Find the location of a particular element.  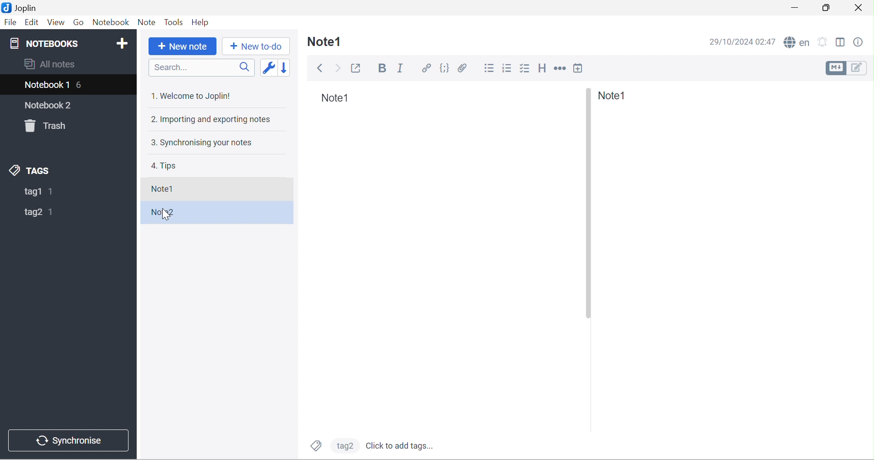

Note2 is located at coordinates (163, 212).